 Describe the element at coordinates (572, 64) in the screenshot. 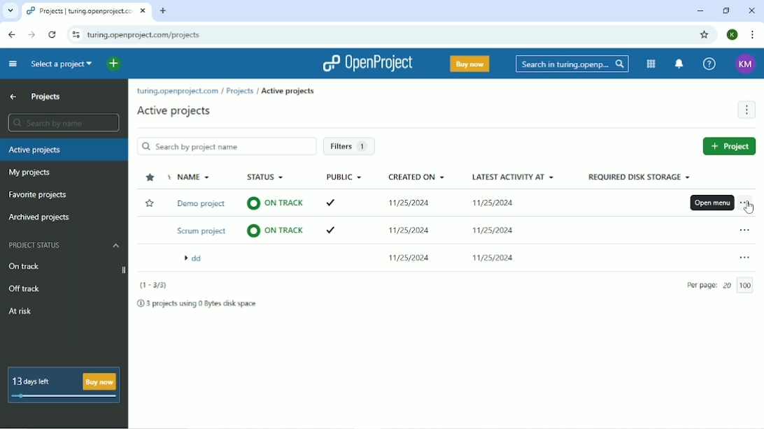

I see `Search in turin.openproject.com` at that location.